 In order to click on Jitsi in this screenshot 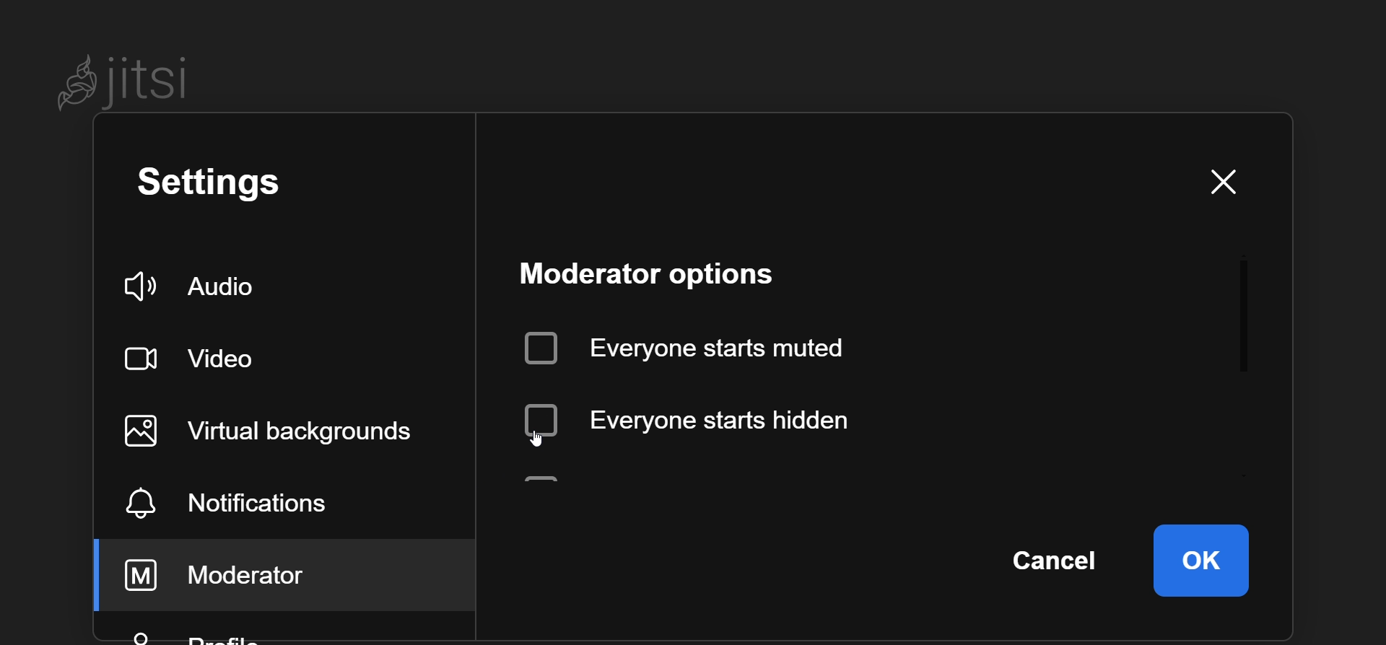, I will do `click(125, 82)`.